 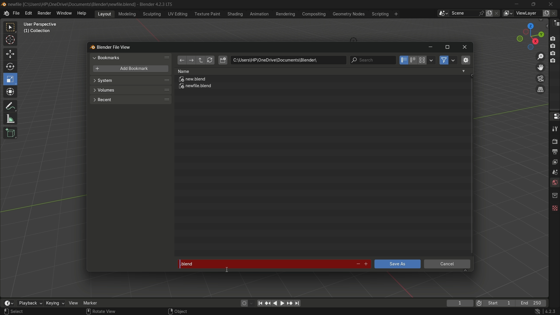 What do you see at coordinates (196, 87) in the screenshot?
I see `newfile.blend file` at bounding box center [196, 87].